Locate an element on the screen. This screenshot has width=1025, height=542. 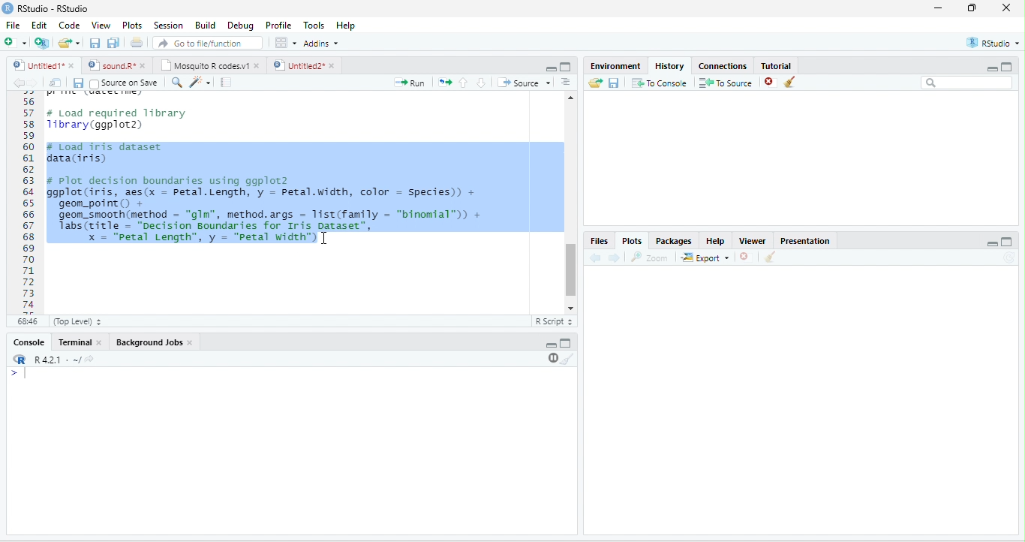
geom_smooth(method = gim , method.args = list(Tamily = binomial )) +
Tabs(title - “Decision Boundaries for Iris Dataset”,
x = "petal Length”, y = "Petal width") is located at coordinates (276, 229).